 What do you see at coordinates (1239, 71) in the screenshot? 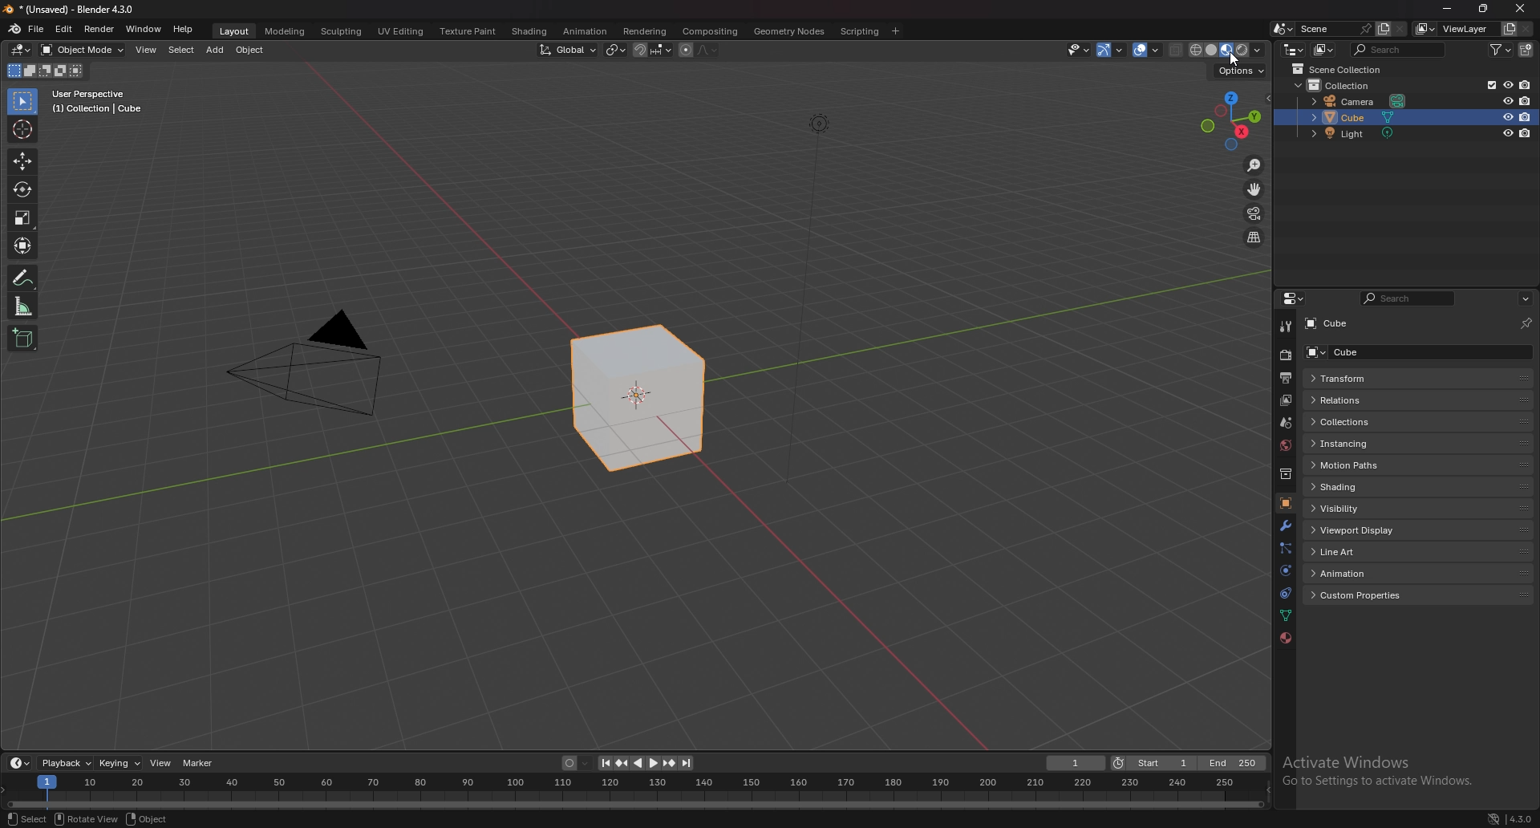
I see `options` at bounding box center [1239, 71].